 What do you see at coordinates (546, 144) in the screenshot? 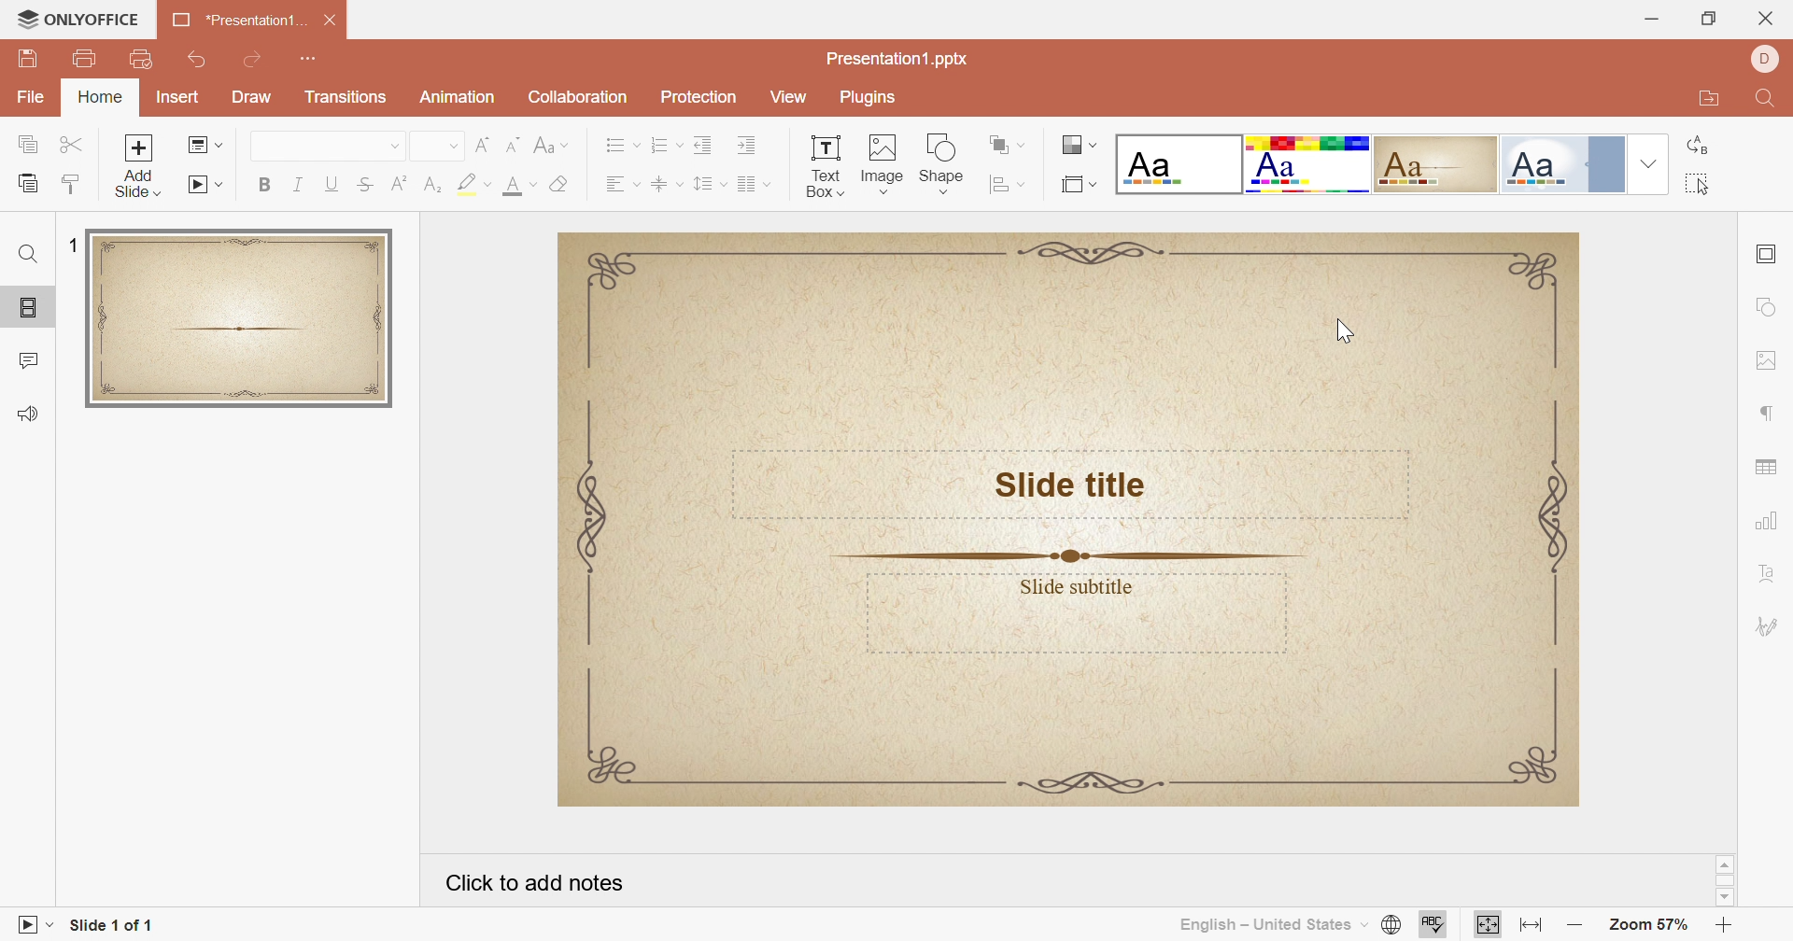
I see `Change case` at bounding box center [546, 144].